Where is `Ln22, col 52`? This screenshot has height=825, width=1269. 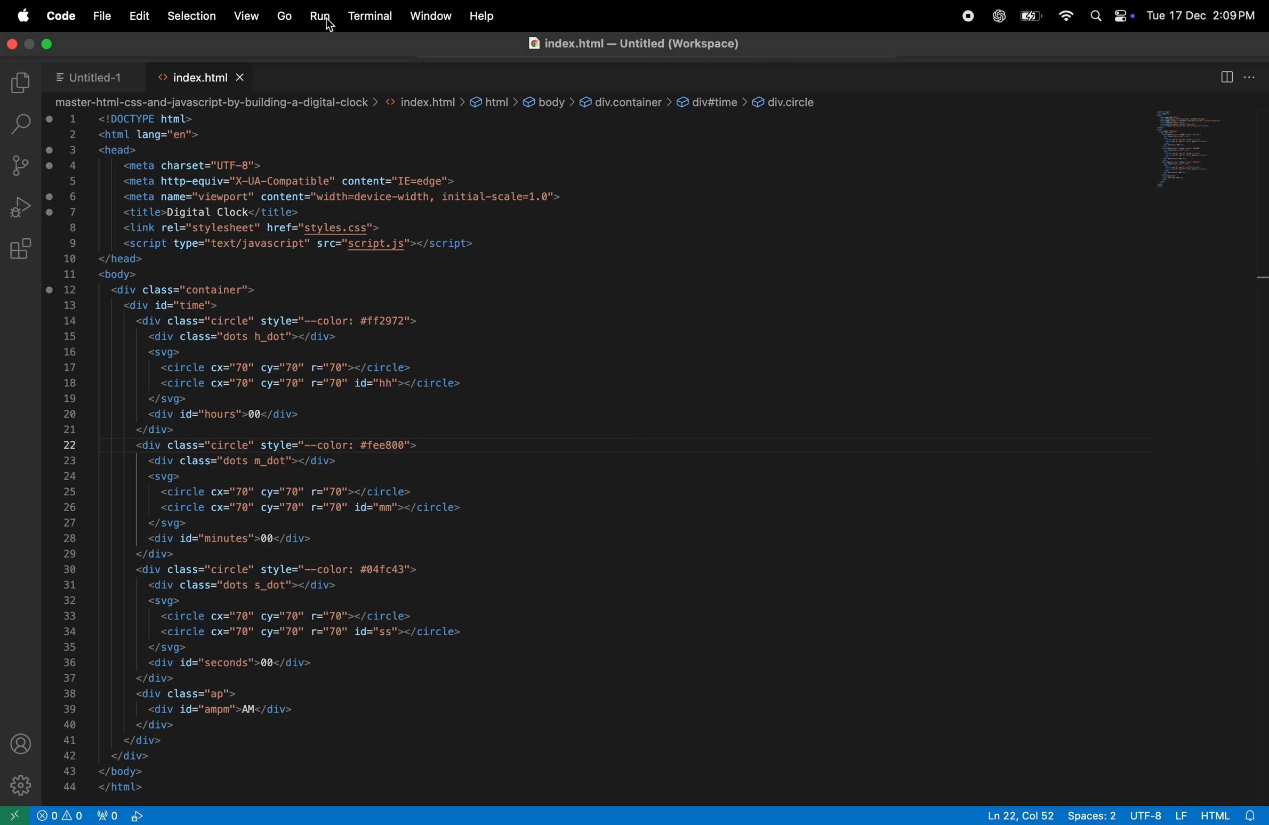 Ln22, col 52 is located at coordinates (1016, 814).